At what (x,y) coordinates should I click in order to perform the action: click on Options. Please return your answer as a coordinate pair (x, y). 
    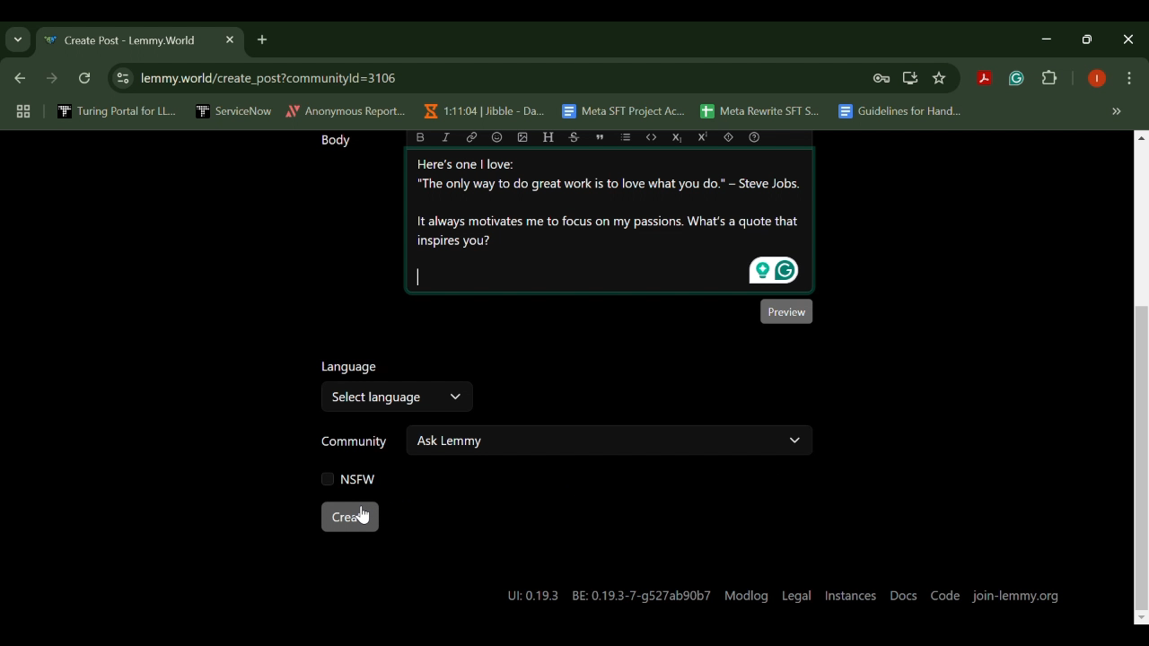
    Looking at the image, I should click on (1129, 80).